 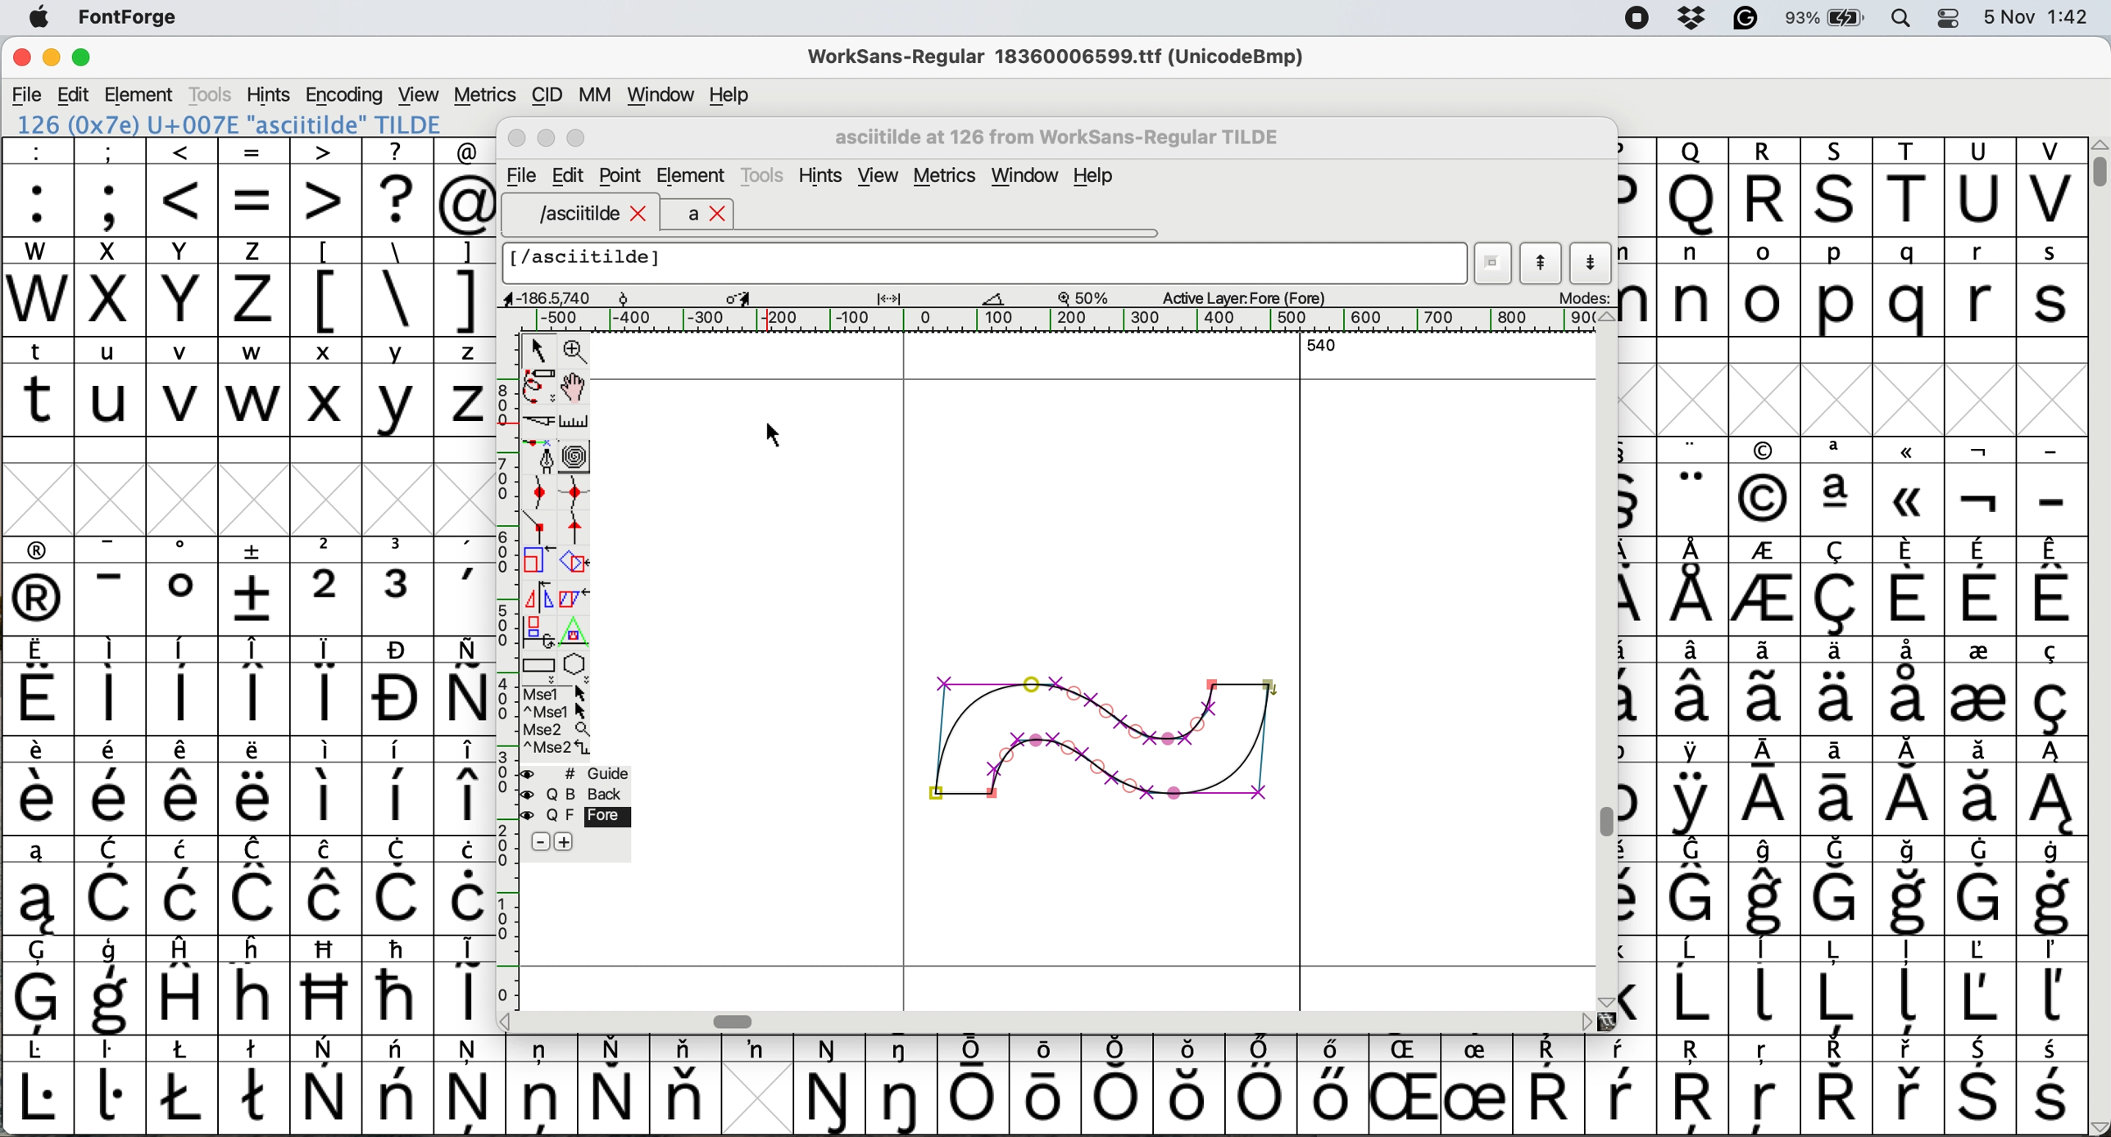 What do you see at coordinates (2050, 686) in the screenshot?
I see `symbol` at bounding box center [2050, 686].